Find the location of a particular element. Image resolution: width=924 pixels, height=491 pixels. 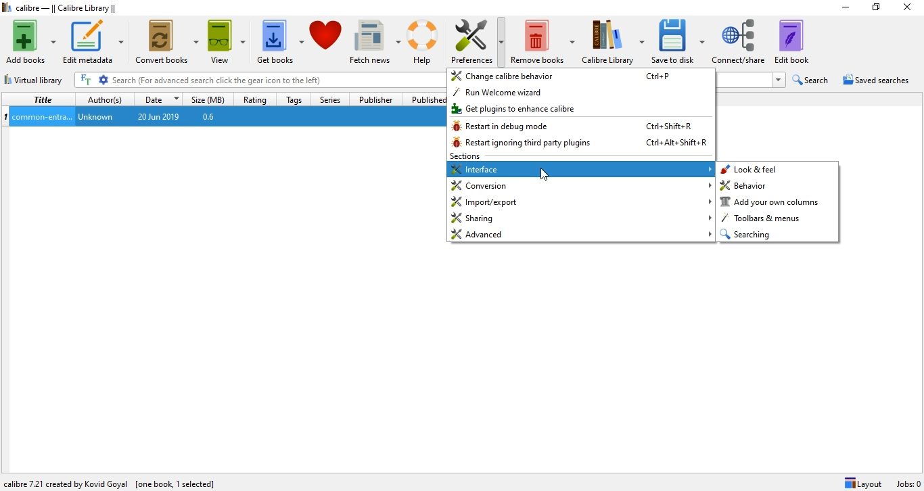

sections is located at coordinates (466, 156).